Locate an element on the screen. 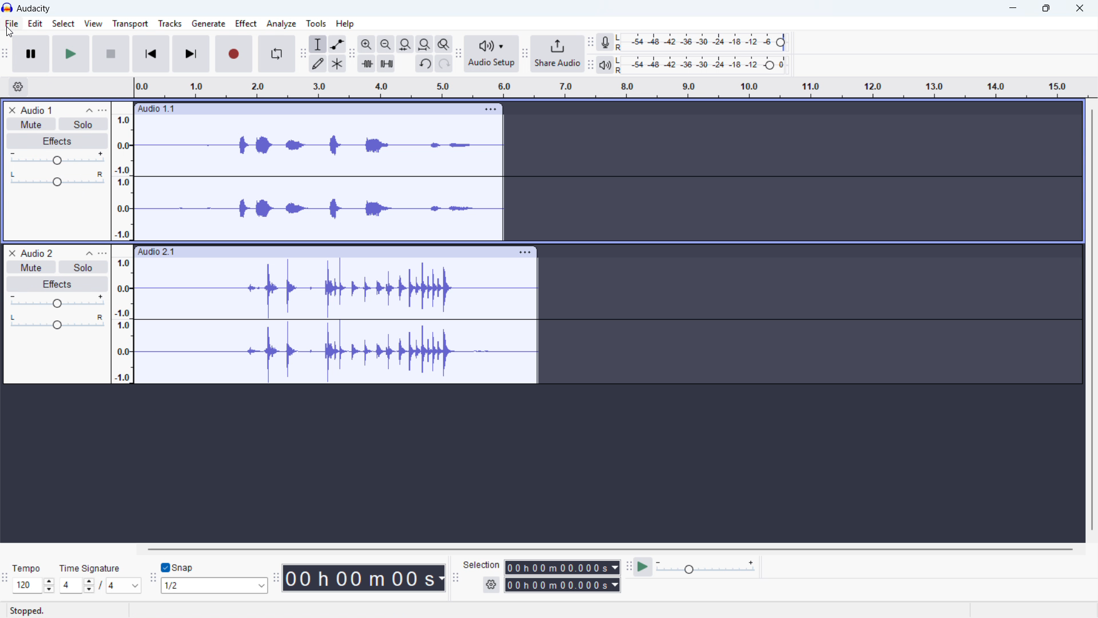  Silence audio selection  is located at coordinates (386, 64).